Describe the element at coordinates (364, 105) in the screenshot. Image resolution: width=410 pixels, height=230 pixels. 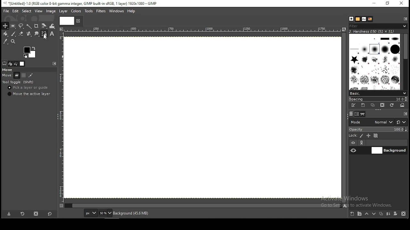
I see `create a new brush` at that location.